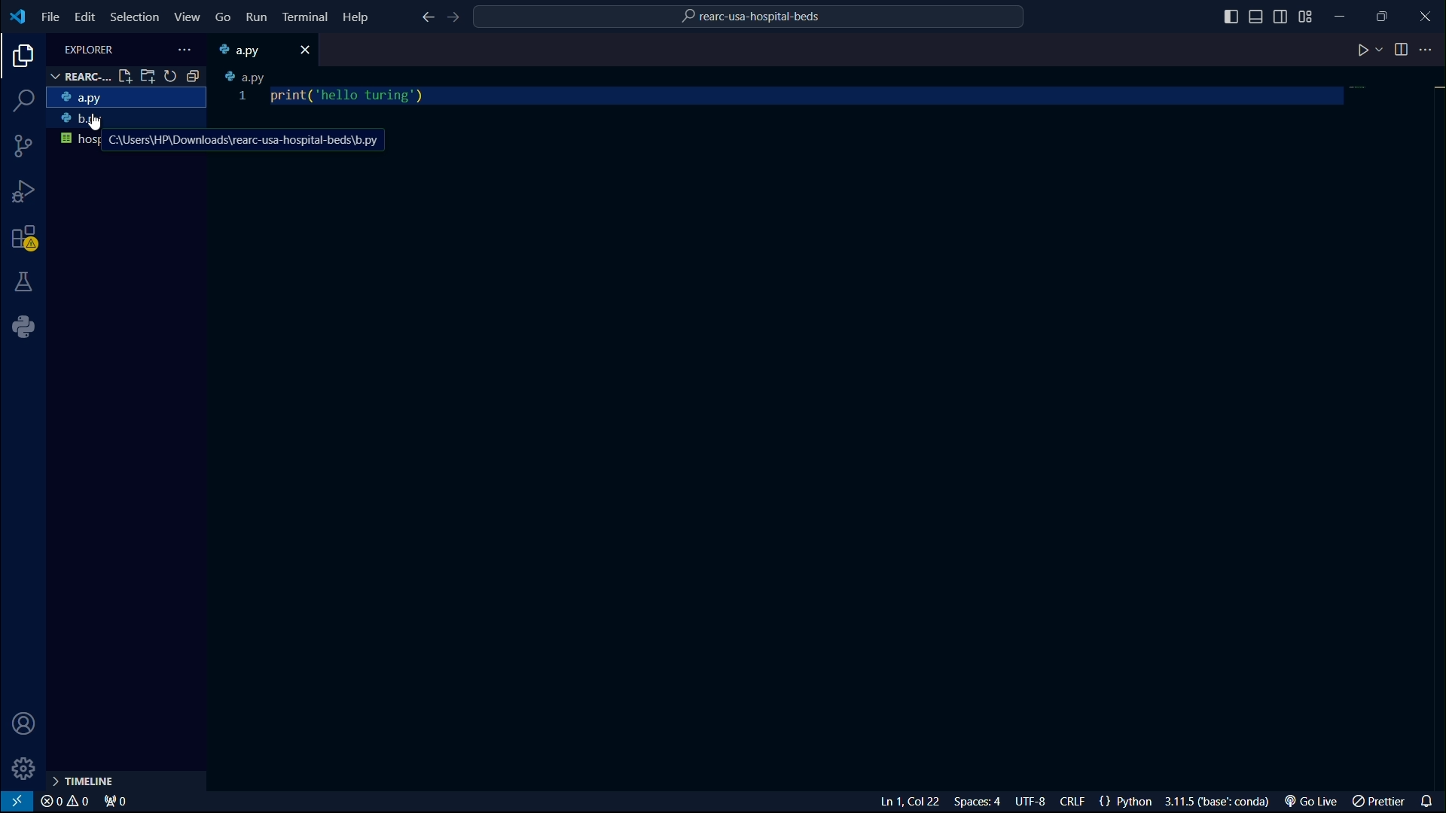 Image resolution: width=1446 pixels, height=813 pixels. Describe the element at coordinates (148, 76) in the screenshot. I see `open folder` at that location.